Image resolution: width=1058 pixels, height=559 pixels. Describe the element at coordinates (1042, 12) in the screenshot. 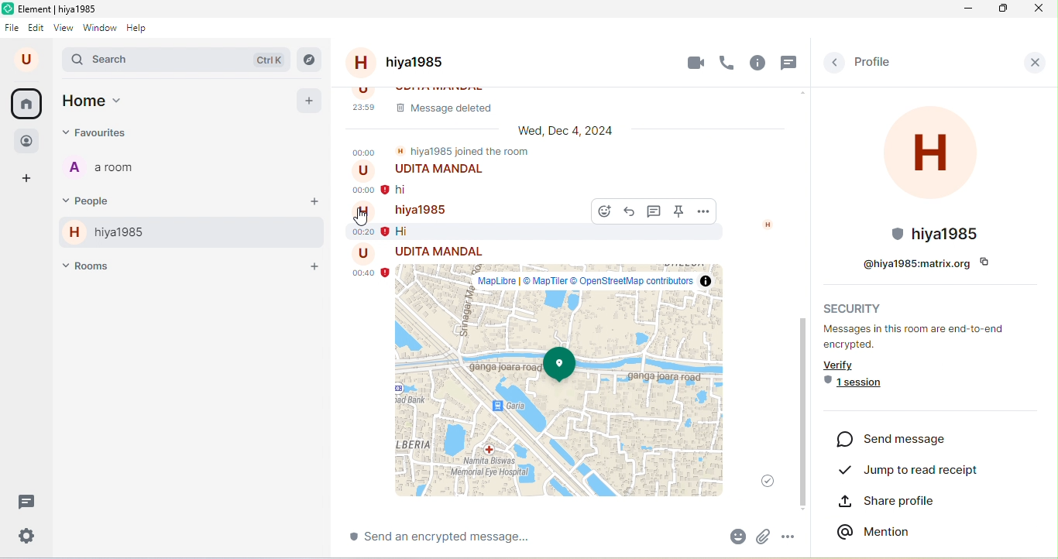

I see `close` at that location.